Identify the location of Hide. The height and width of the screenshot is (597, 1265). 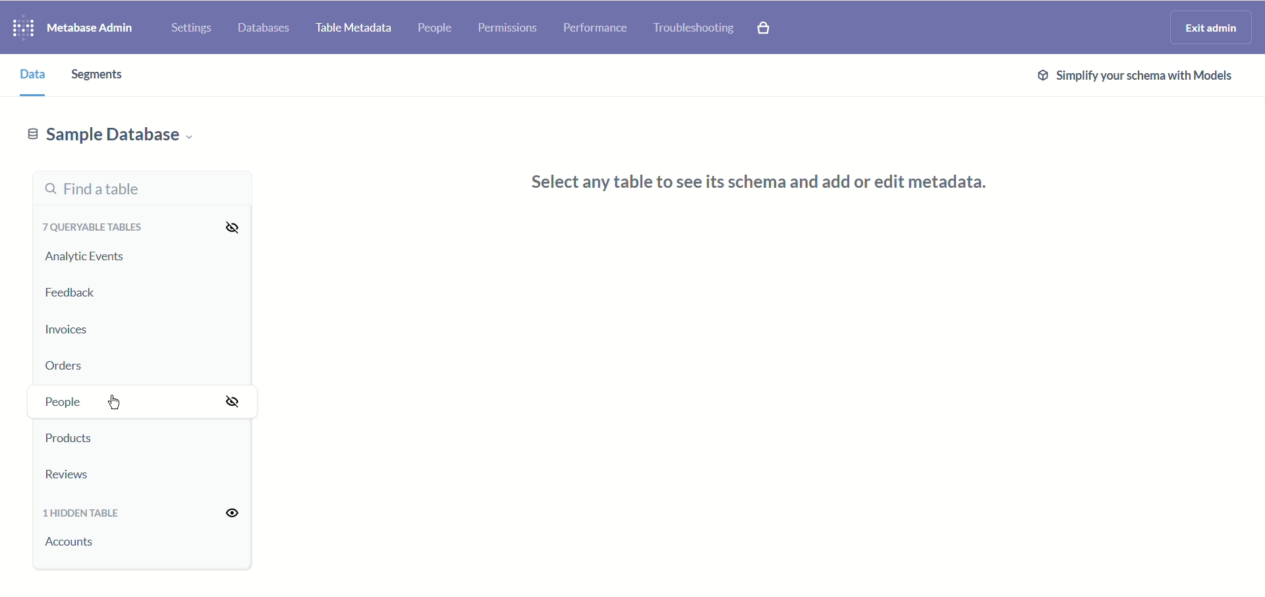
(224, 402).